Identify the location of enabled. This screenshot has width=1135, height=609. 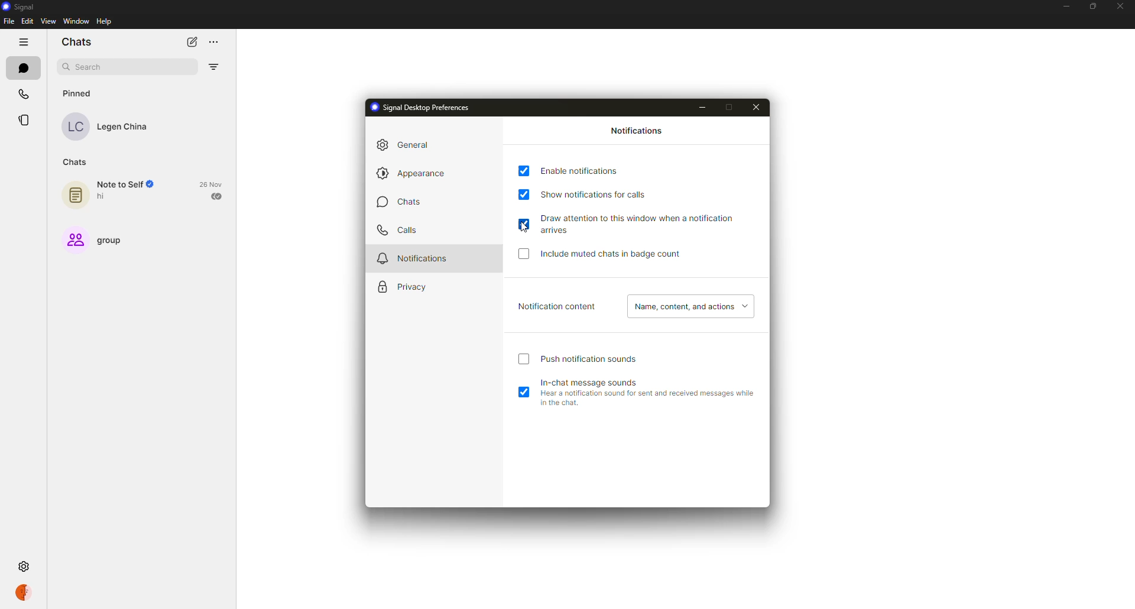
(524, 195).